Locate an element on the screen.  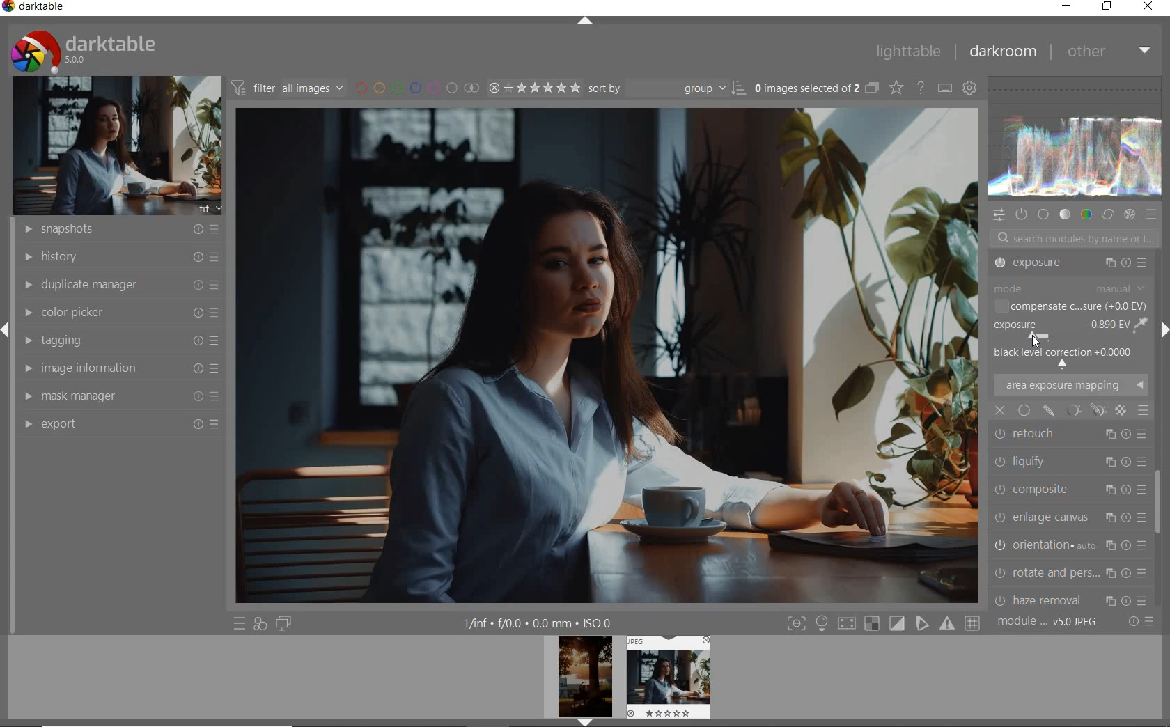
FILTER IMAGE is located at coordinates (284, 88).